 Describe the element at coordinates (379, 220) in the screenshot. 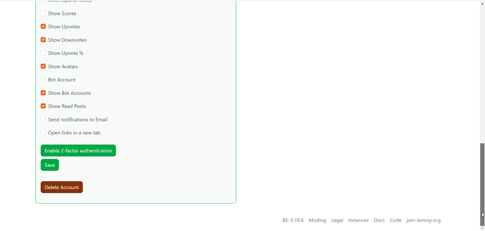

I see `docs` at that location.